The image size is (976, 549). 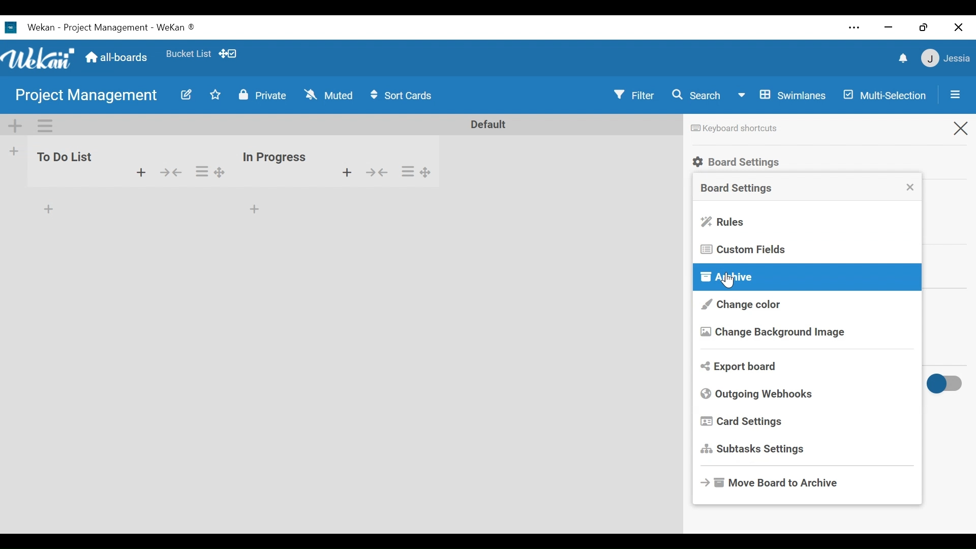 What do you see at coordinates (935, 378) in the screenshot?
I see `toggle` at bounding box center [935, 378].